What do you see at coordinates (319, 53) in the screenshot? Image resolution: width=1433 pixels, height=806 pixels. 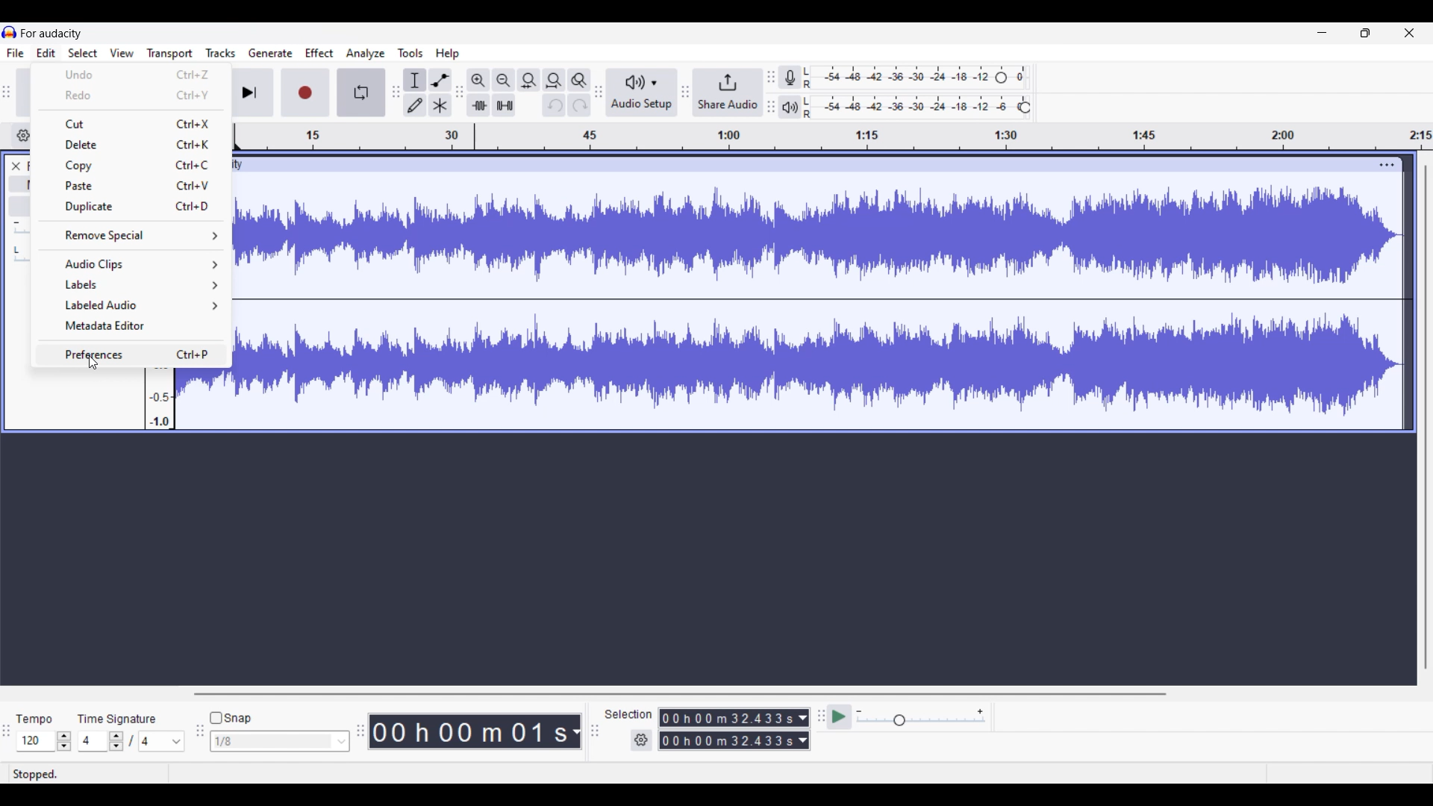 I see `Effect menu` at bounding box center [319, 53].